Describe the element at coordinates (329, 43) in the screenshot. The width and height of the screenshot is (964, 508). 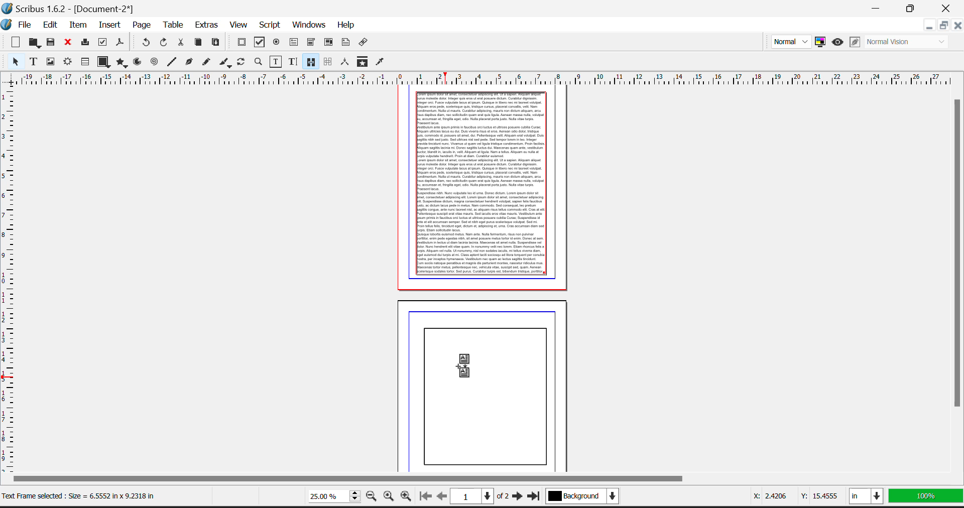
I see `PDF List Box` at that location.